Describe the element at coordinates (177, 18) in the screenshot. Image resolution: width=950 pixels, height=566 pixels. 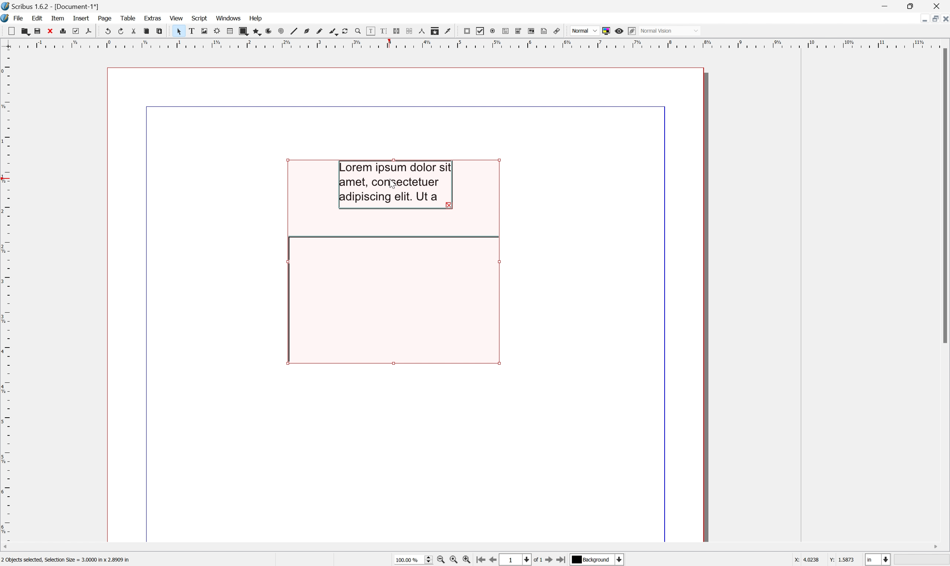
I see `View` at that location.